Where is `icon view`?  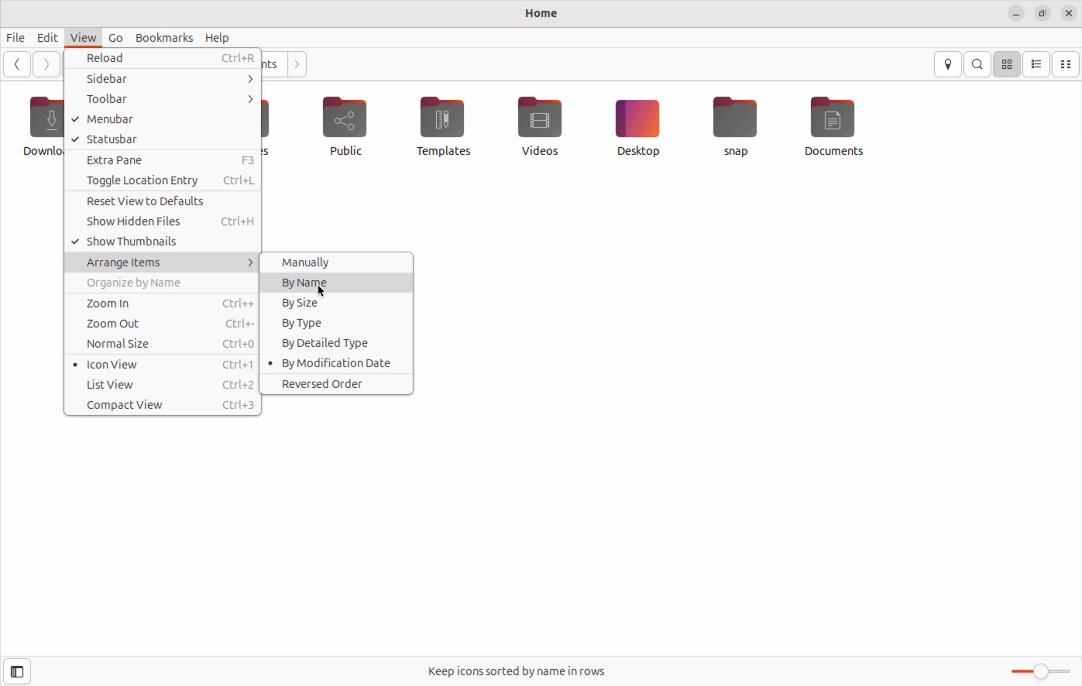 icon view is located at coordinates (1008, 64).